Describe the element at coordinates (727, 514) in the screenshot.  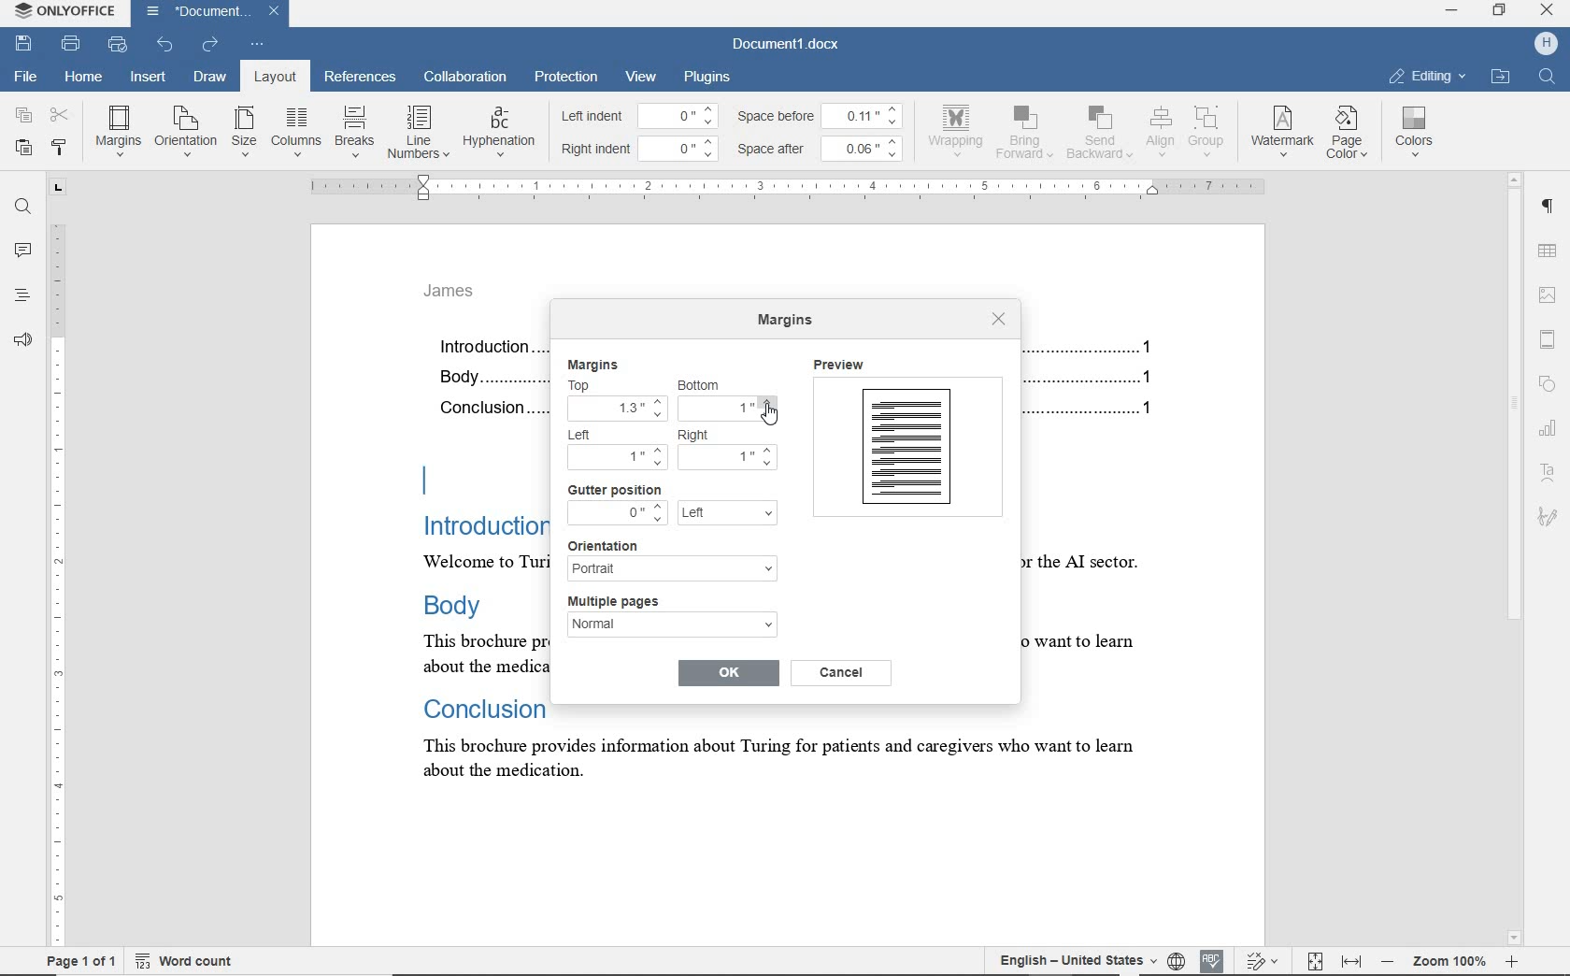
I see `left` at that location.